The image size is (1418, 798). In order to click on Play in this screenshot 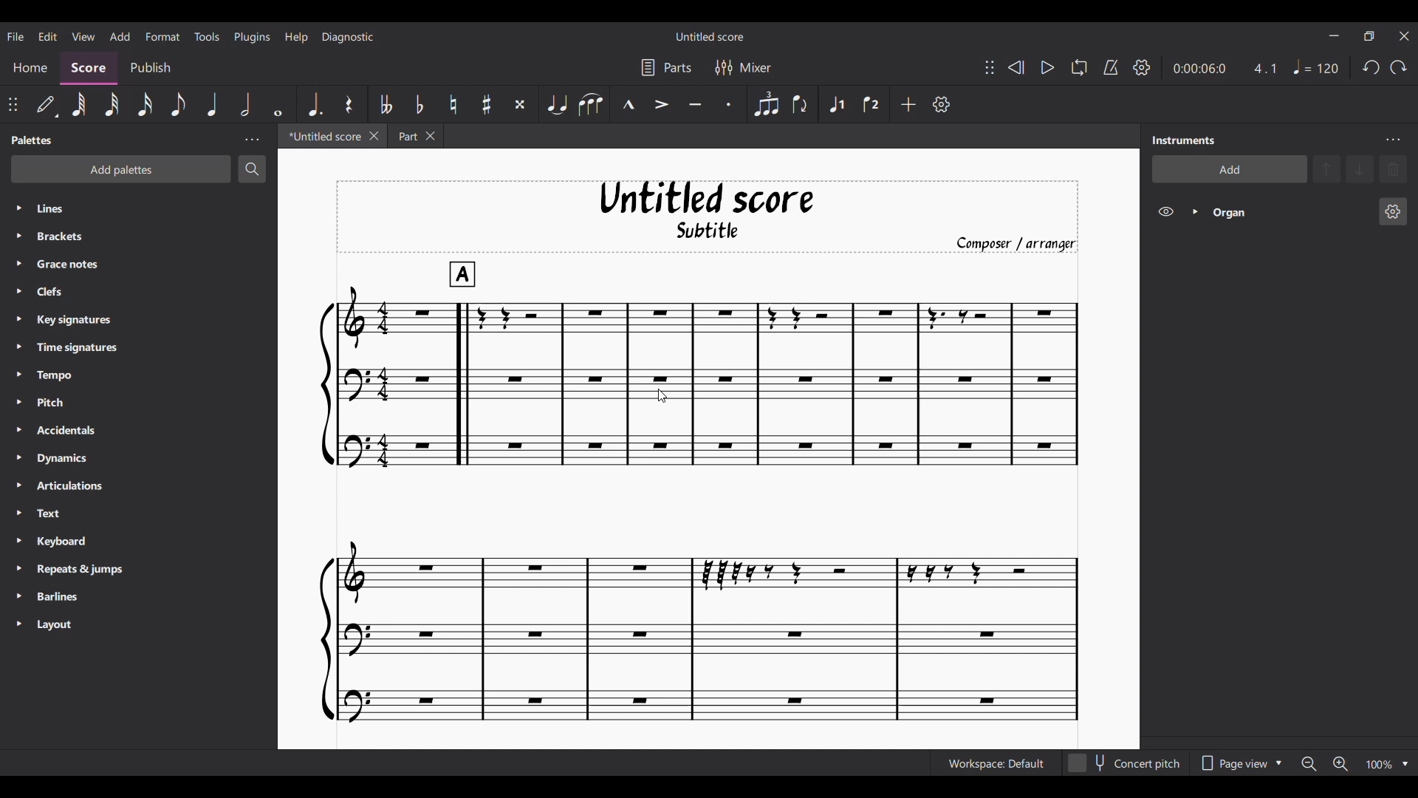, I will do `click(1047, 68)`.